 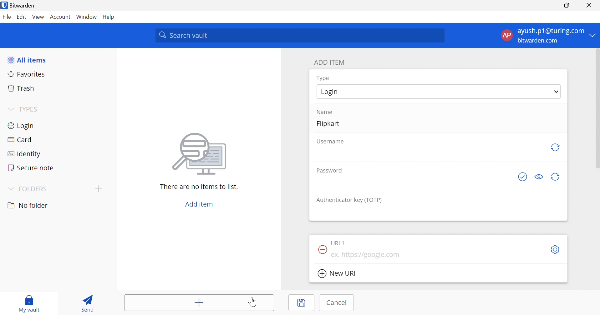 I want to click on bitwarden.com, so click(x=541, y=41).